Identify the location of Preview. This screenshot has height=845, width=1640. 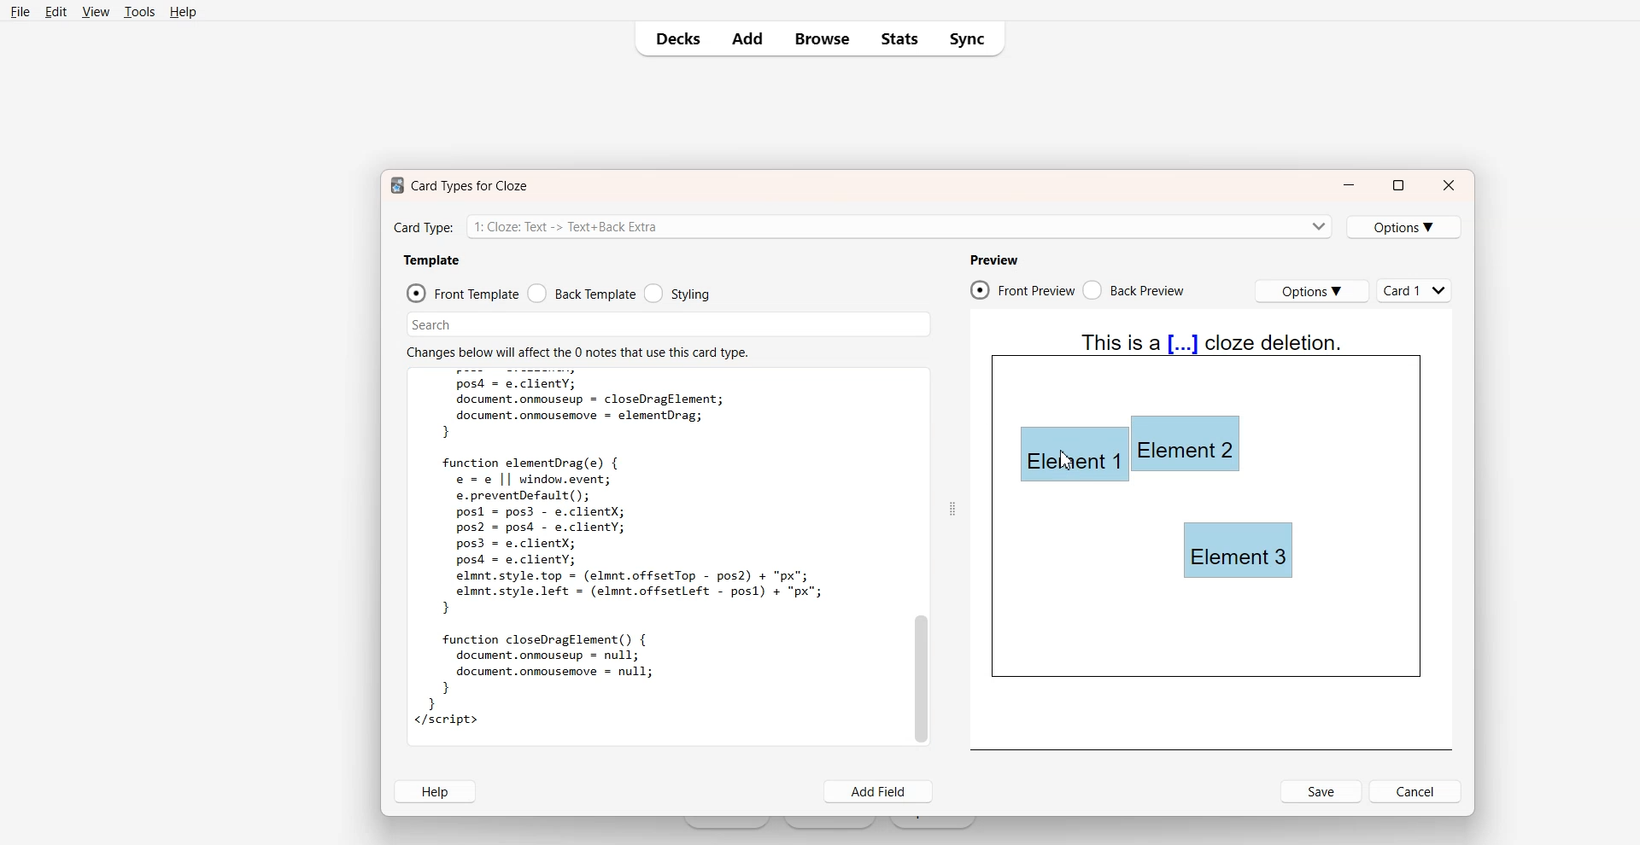
(993, 259).